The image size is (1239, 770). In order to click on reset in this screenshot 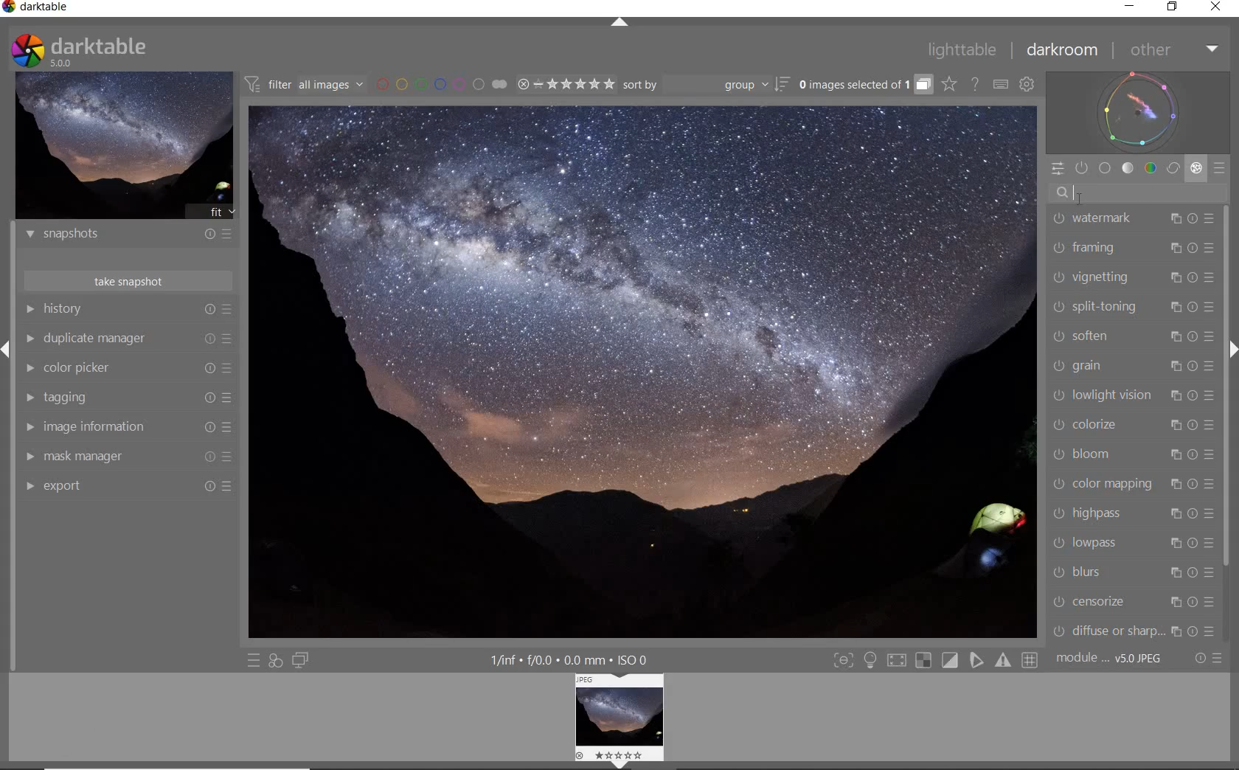, I will do `click(209, 310)`.